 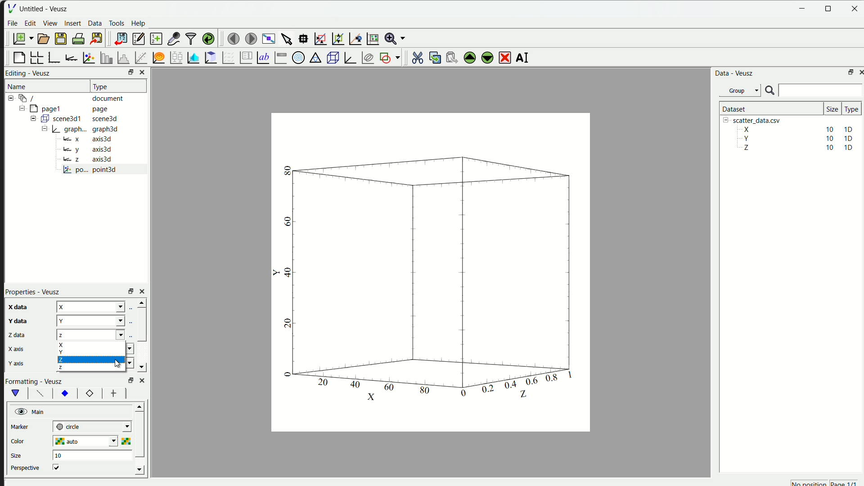 What do you see at coordinates (433, 58) in the screenshot?
I see `copy the widget` at bounding box center [433, 58].